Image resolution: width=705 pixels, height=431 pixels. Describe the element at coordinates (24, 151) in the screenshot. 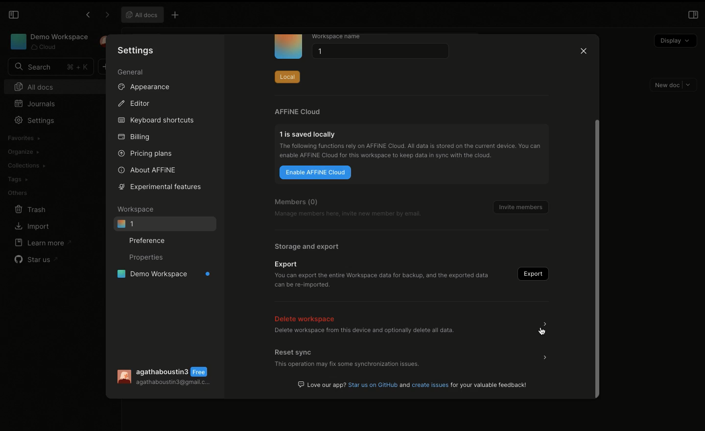

I see `Organize` at that location.